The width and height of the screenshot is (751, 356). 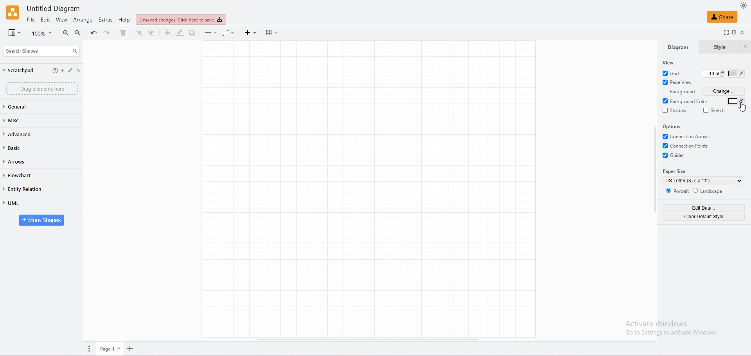 What do you see at coordinates (746, 47) in the screenshot?
I see `hide` at bounding box center [746, 47].